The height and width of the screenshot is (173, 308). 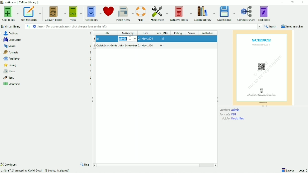 What do you see at coordinates (46, 52) in the screenshot?
I see `Formats` at bounding box center [46, 52].